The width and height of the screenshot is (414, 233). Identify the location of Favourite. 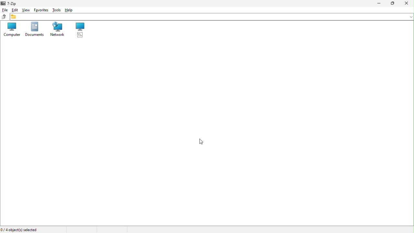
(41, 10).